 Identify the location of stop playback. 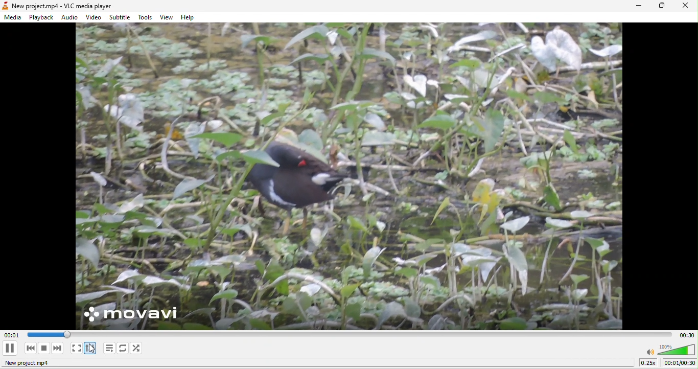
(45, 349).